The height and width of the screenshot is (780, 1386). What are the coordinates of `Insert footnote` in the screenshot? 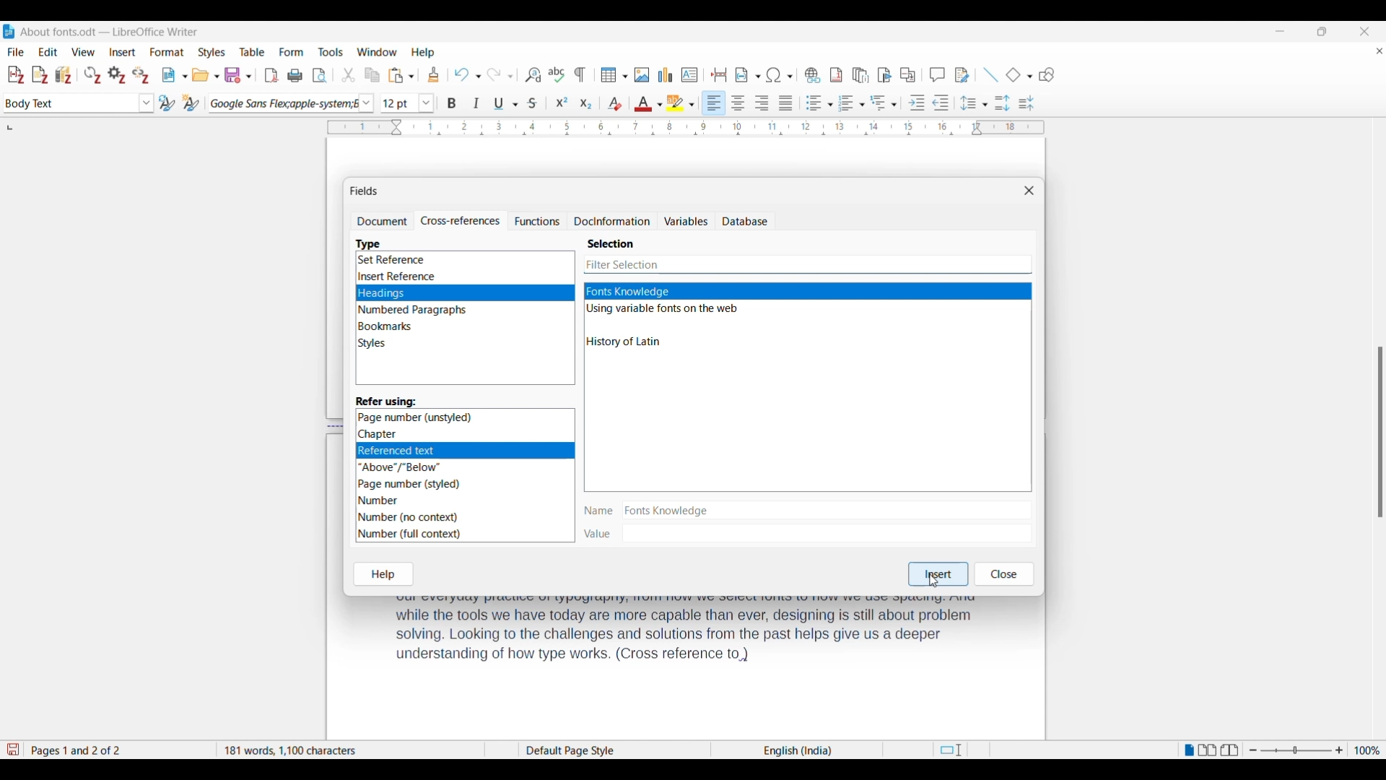 It's located at (835, 75).